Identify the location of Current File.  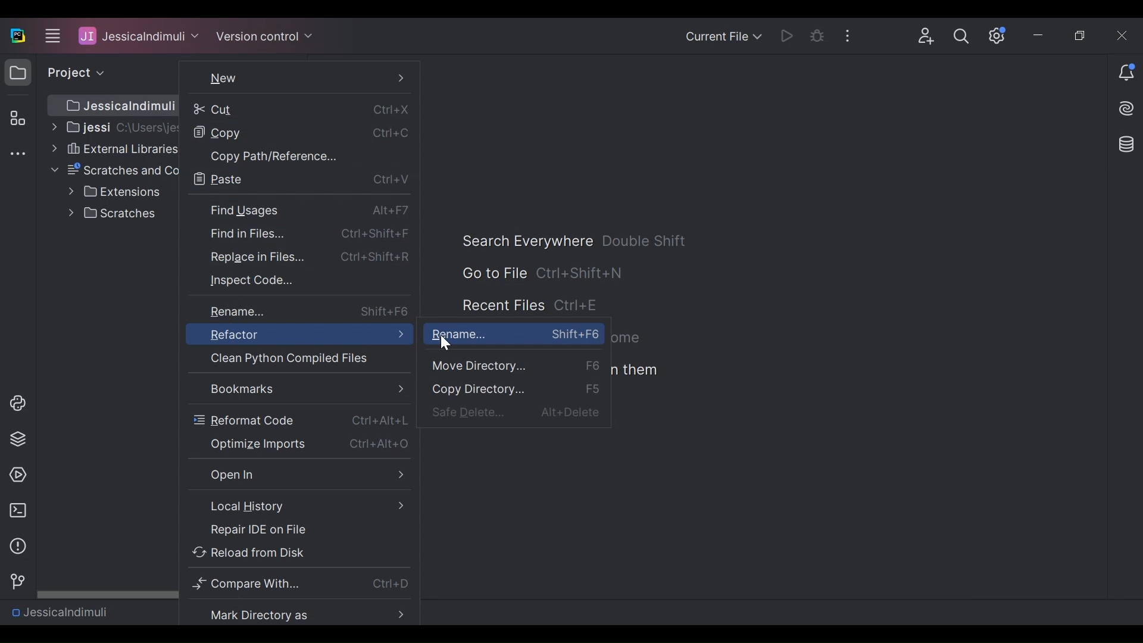
(723, 38).